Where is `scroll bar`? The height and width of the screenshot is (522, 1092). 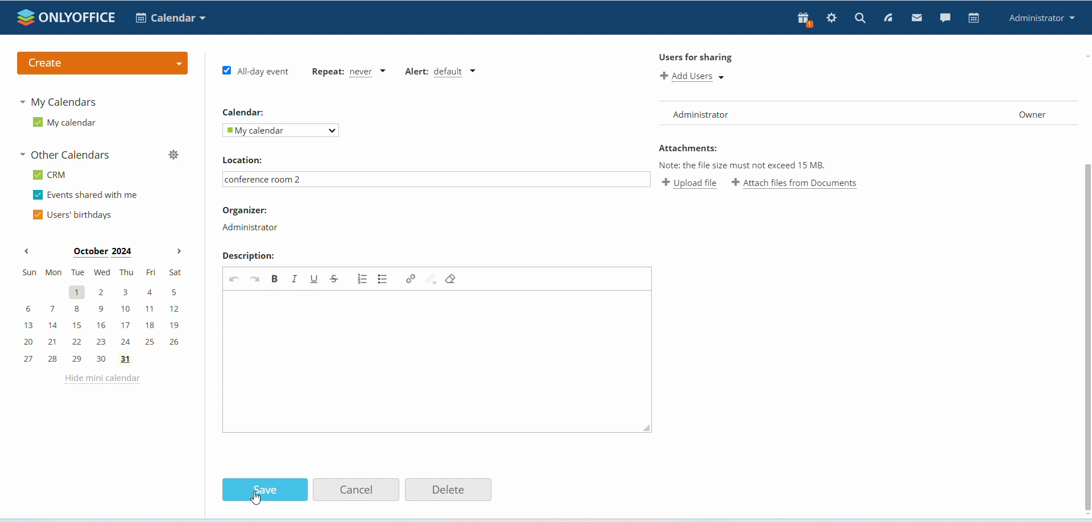
scroll bar is located at coordinates (1085, 337).